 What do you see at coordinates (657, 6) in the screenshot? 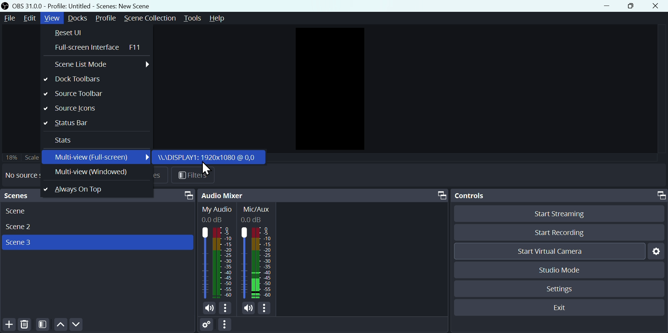
I see `Close` at bounding box center [657, 6].